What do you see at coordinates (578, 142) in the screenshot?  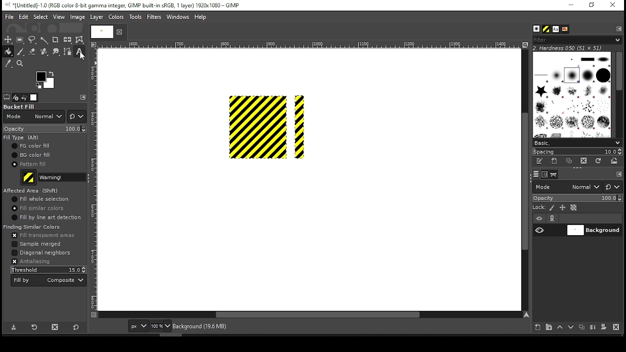 I see `select brush preset` at bounding box center [578, 142].